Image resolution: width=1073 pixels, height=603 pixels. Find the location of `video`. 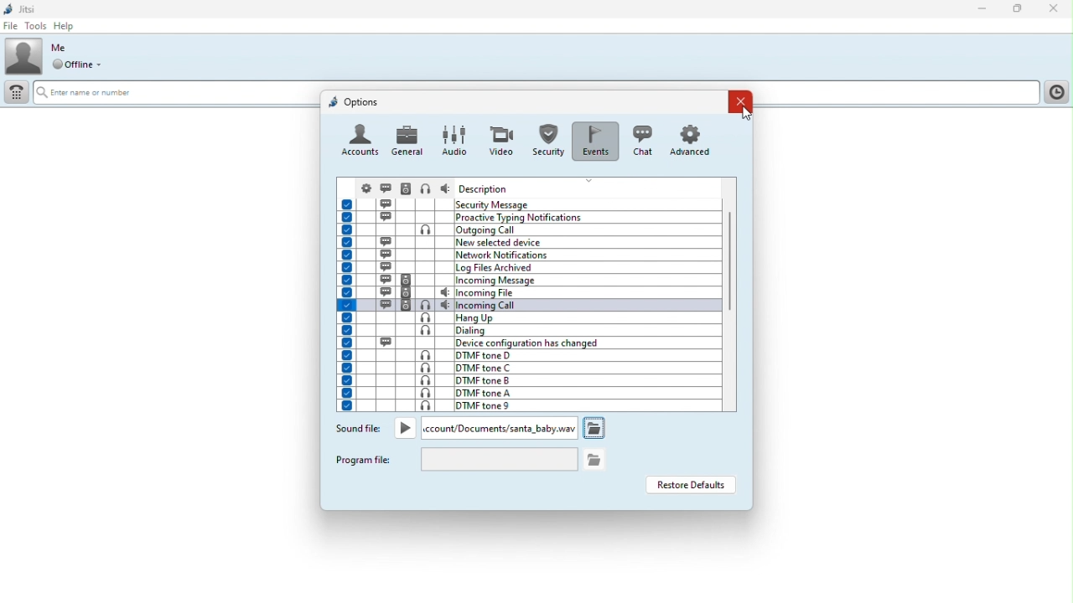

video is located at coordinates (503, 139).